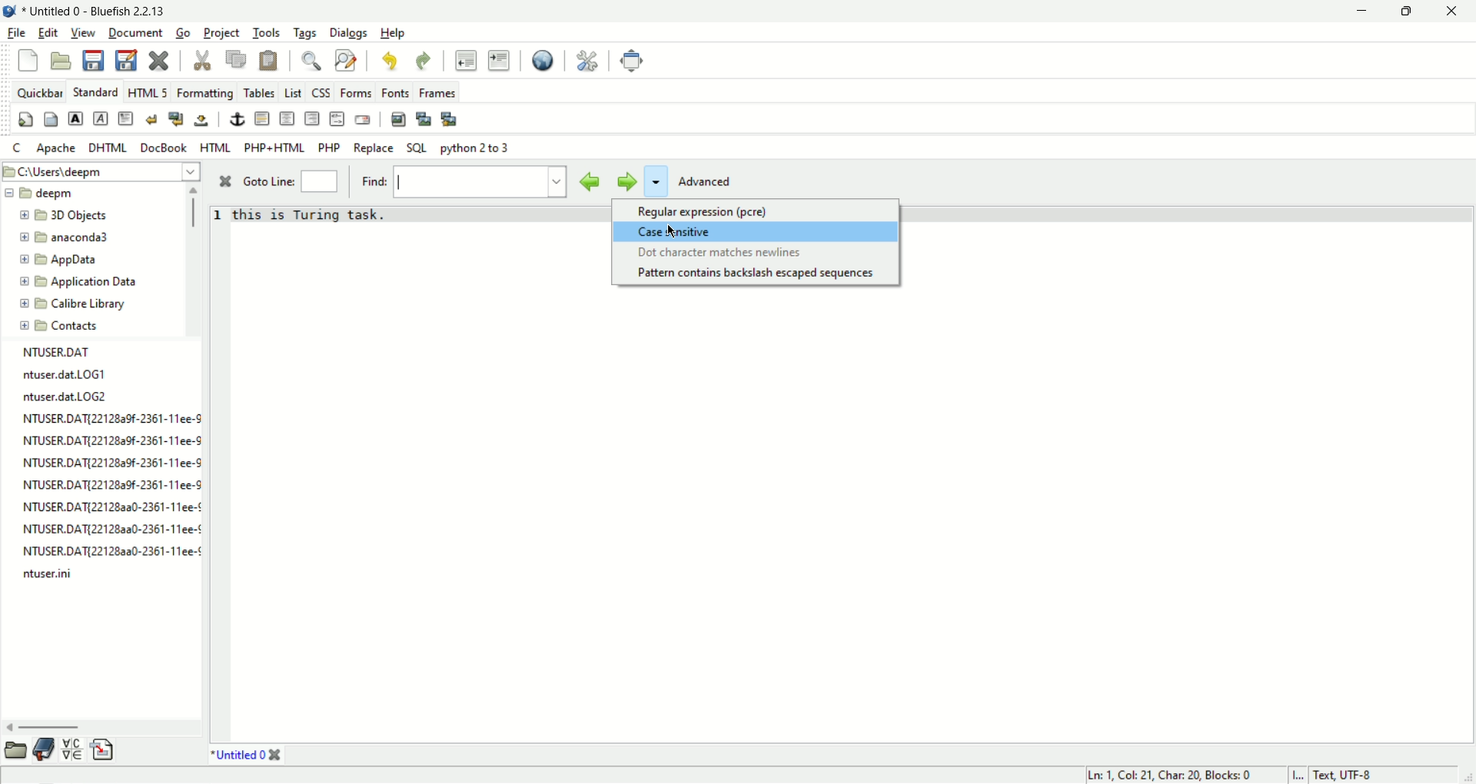 This screenshot has height=784, width=1476. Describe the element at coordinates (374, 148) in the screenshot. I see `Replace` at that location.